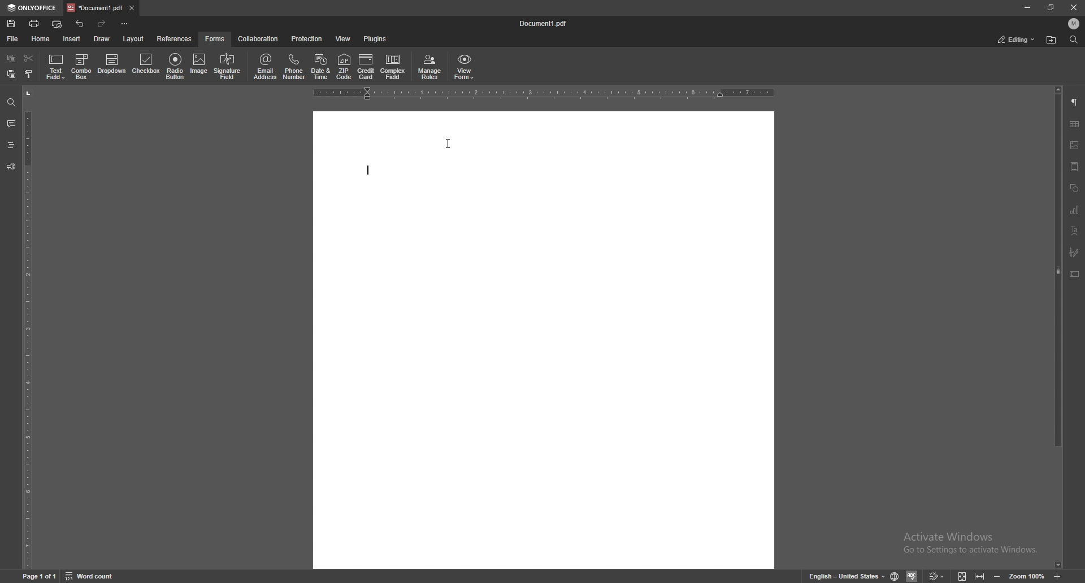  What do you see at coordinates (465, 67) in the screenshot?
I see `view form` at bounding box center [465, 67].